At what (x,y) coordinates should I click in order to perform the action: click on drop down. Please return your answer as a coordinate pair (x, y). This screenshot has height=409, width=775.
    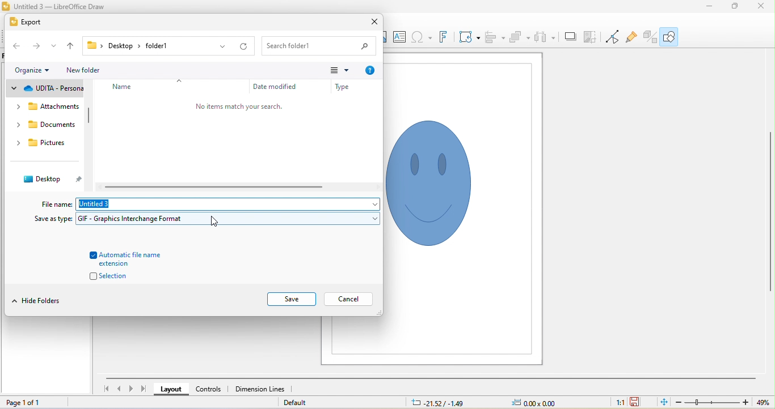
    Looking at the image, I should click on (14, 301).